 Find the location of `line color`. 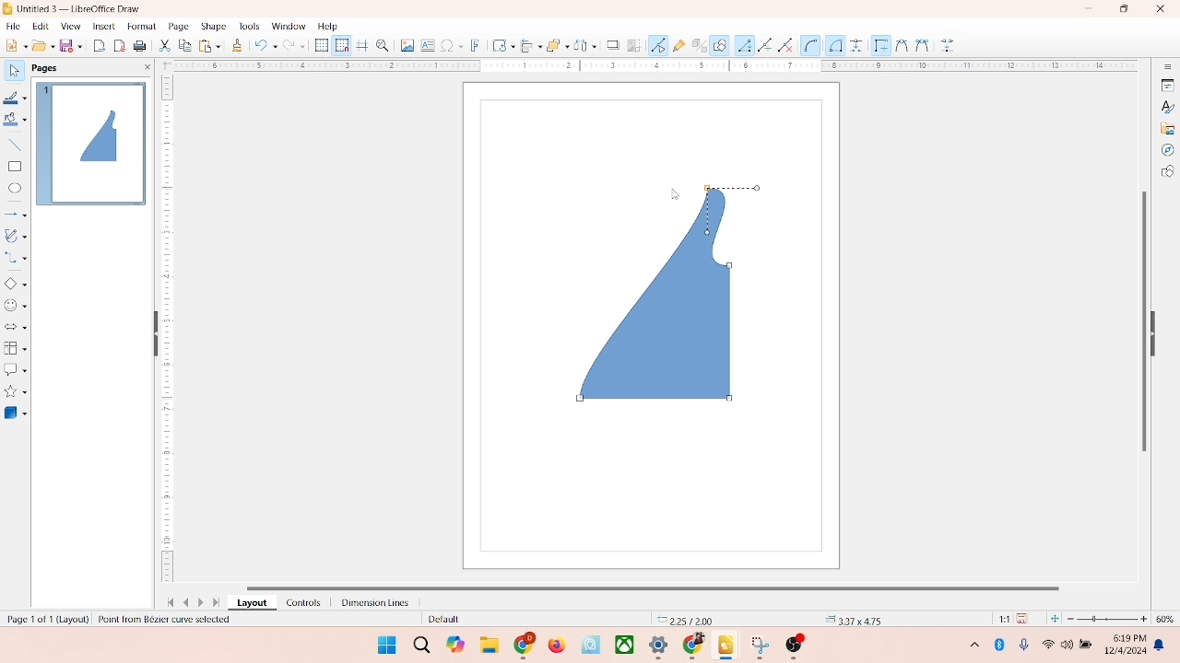

line color is located at coordinates (16, 98).